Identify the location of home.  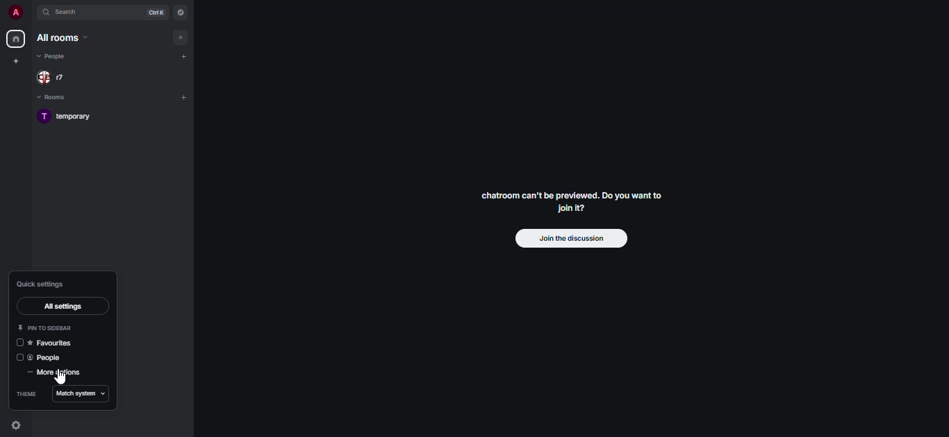
(16, 39).